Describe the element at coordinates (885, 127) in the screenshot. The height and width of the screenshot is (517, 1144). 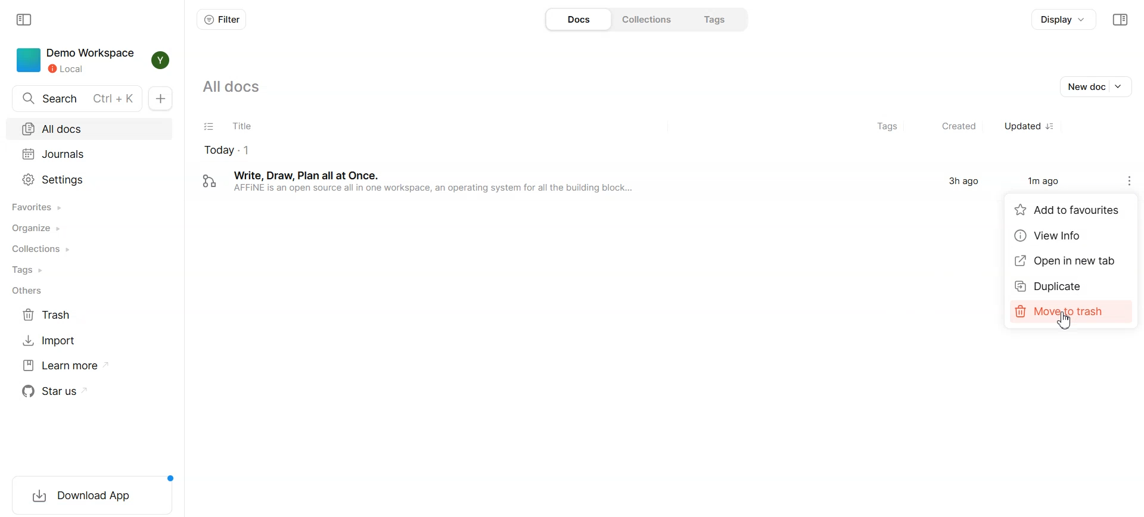
I see `Tags` at that location.